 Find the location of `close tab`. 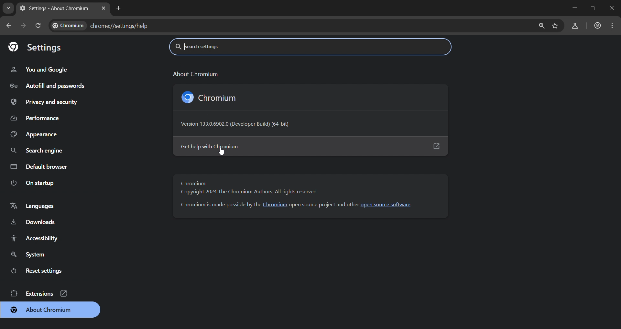

close tab is located at coordinates (103, 8).